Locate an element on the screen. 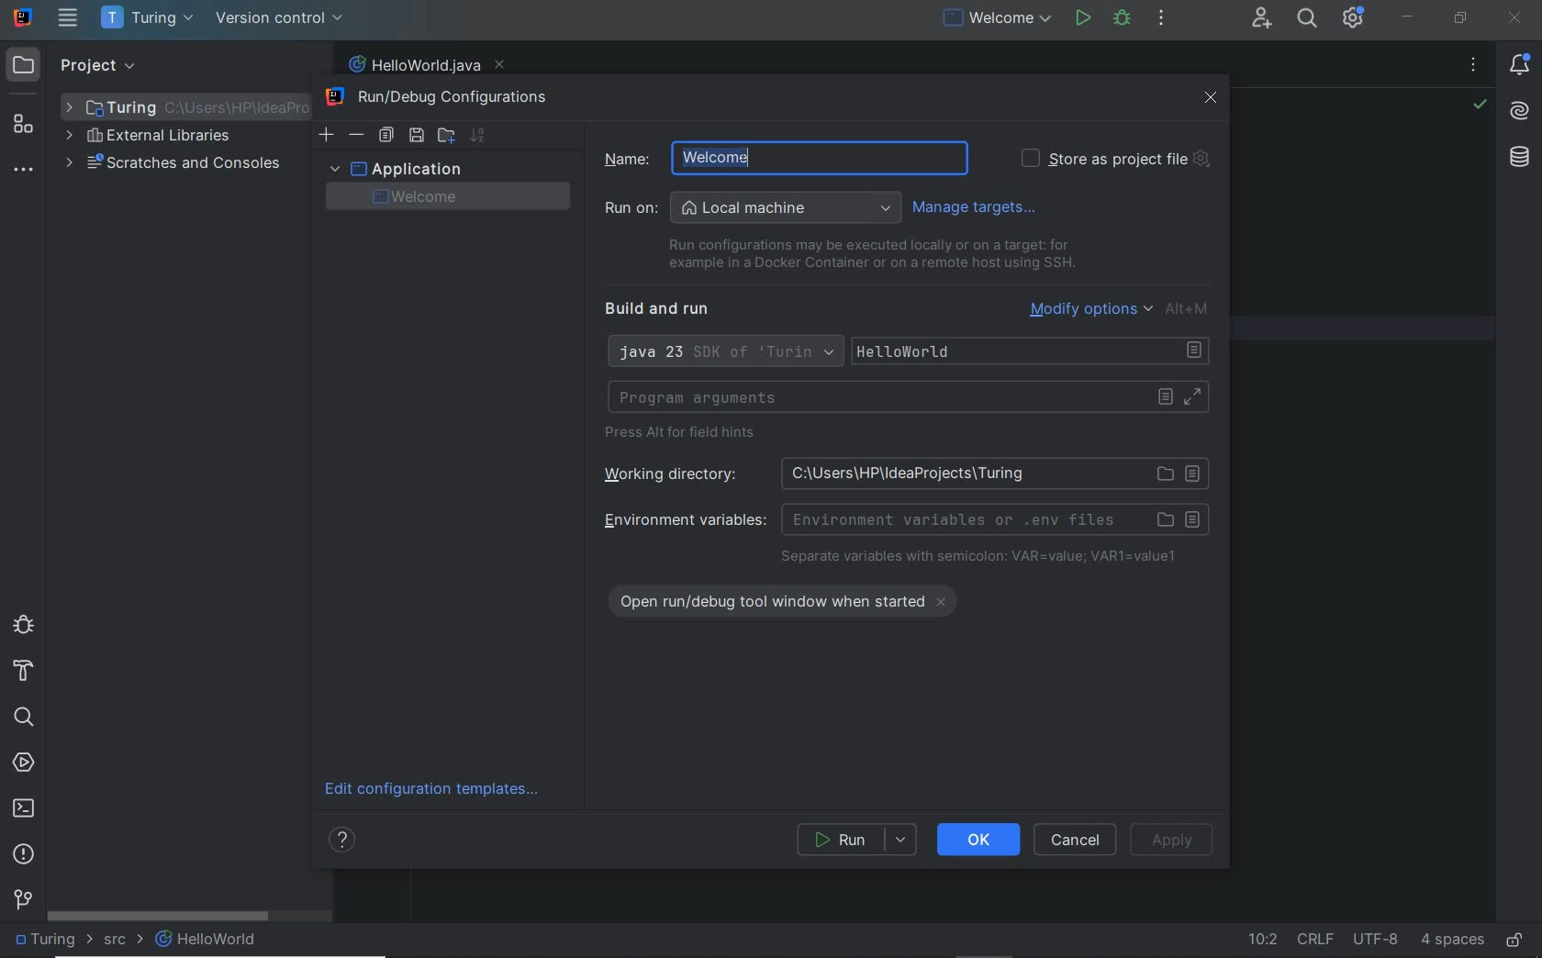 This screenshot has height=958, width=1542. indent is located at coordinates (1452, 941).